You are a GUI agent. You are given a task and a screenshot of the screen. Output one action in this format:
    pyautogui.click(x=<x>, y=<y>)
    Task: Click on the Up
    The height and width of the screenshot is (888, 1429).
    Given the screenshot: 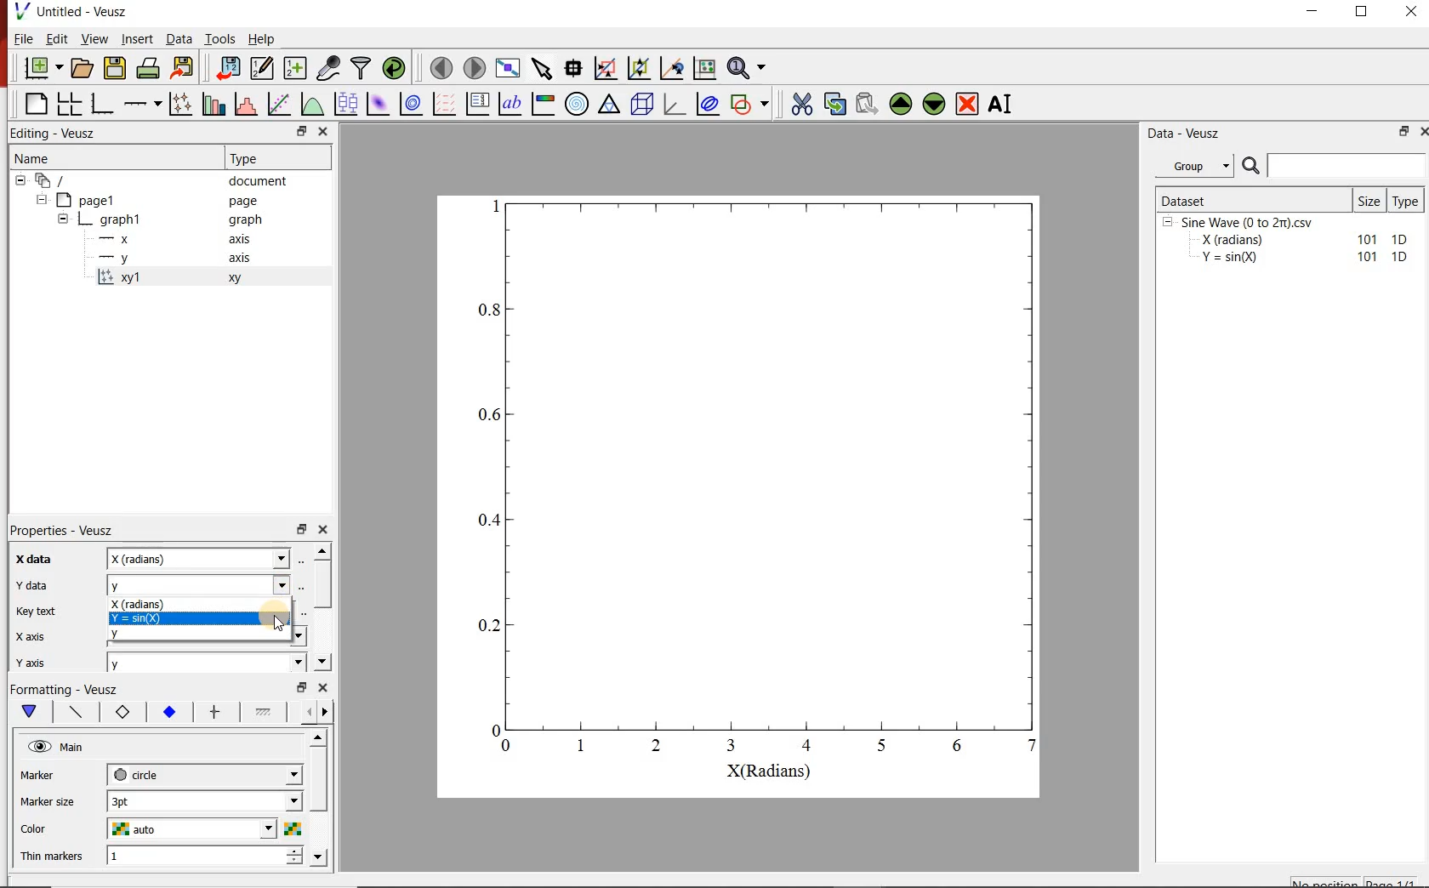 What is the action you would take?
    pyautogui.click(x=322, y=550)
    